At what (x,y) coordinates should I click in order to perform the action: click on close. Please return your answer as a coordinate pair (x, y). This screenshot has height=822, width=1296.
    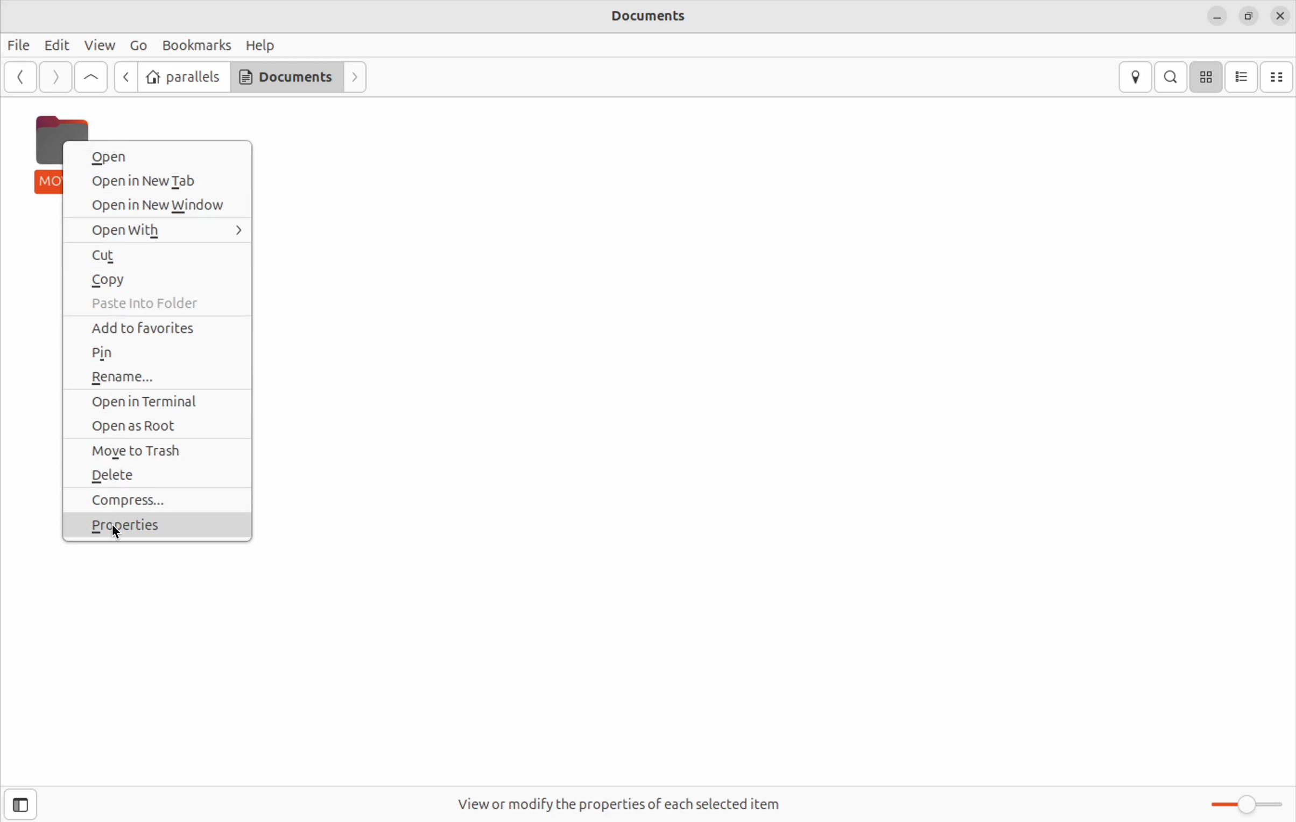
    Looking at the image, I should click on (1277, 16).